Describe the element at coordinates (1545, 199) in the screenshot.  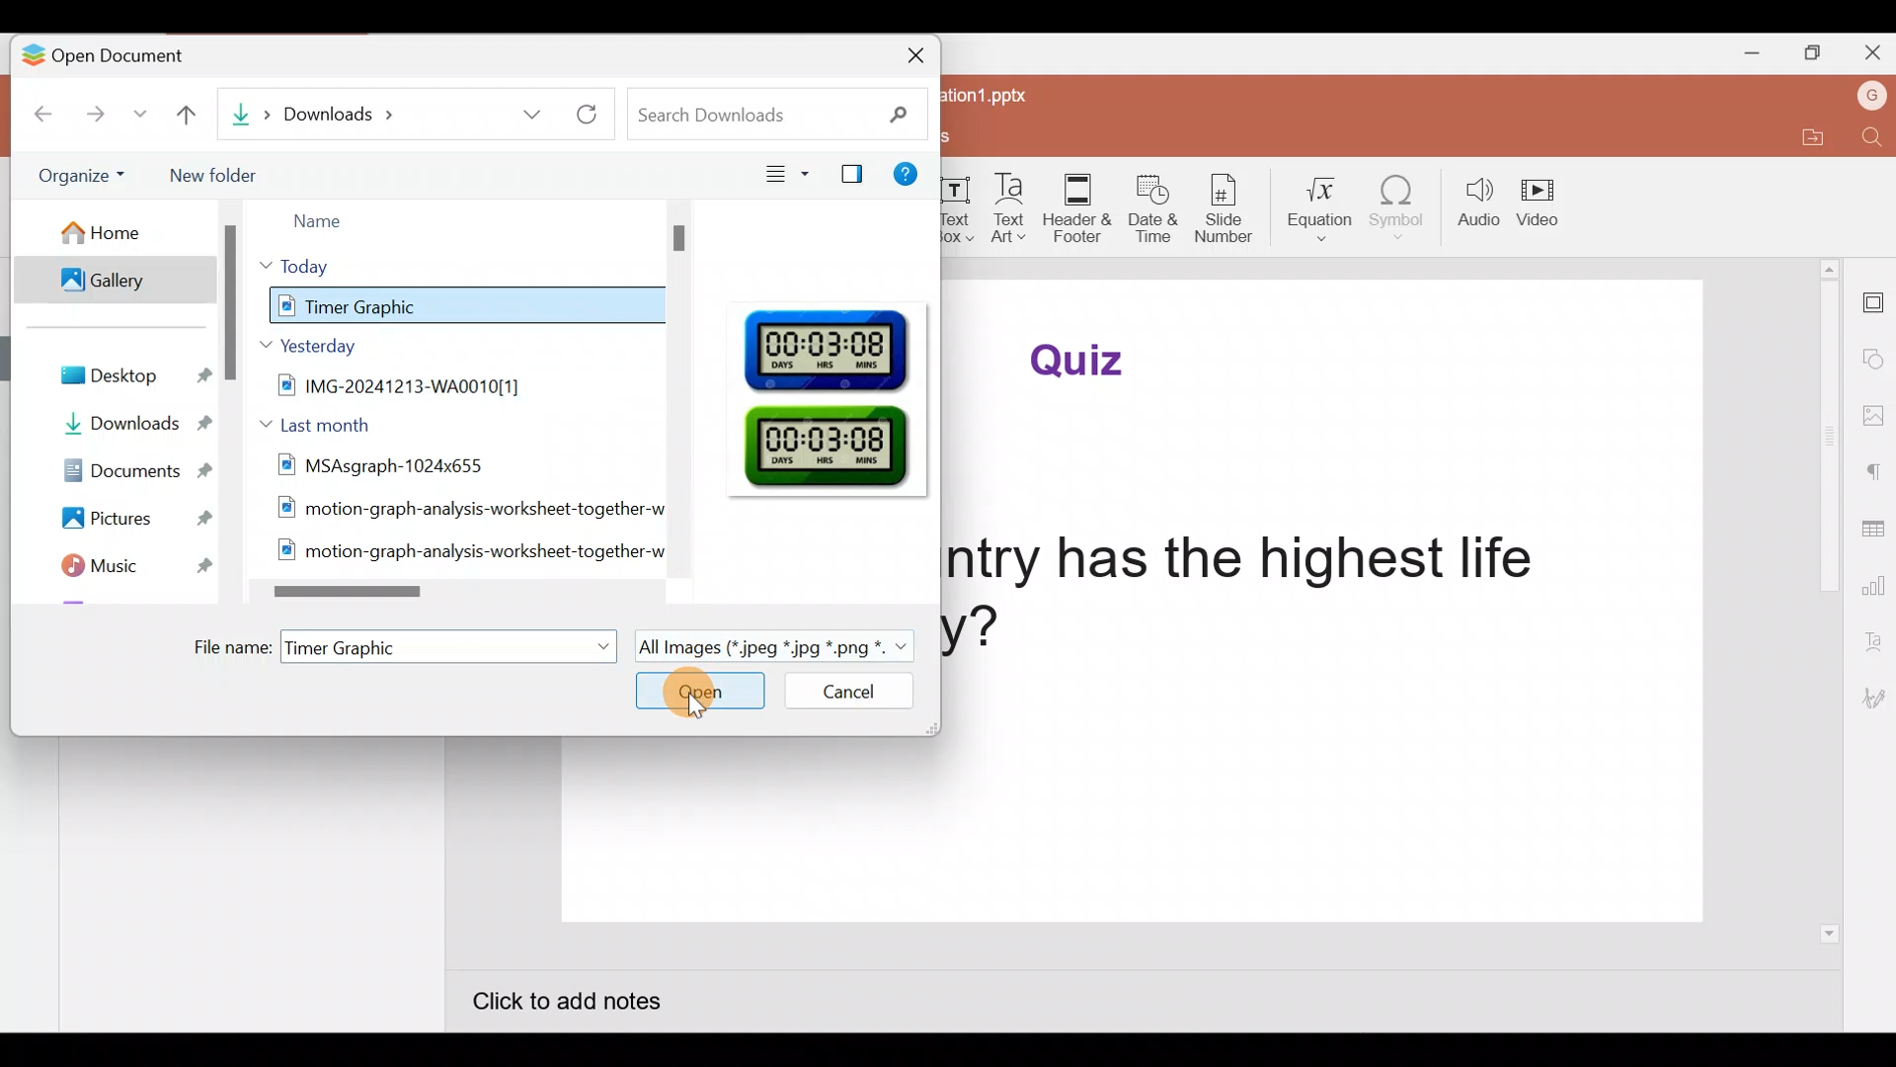
I see `Video` at that location.